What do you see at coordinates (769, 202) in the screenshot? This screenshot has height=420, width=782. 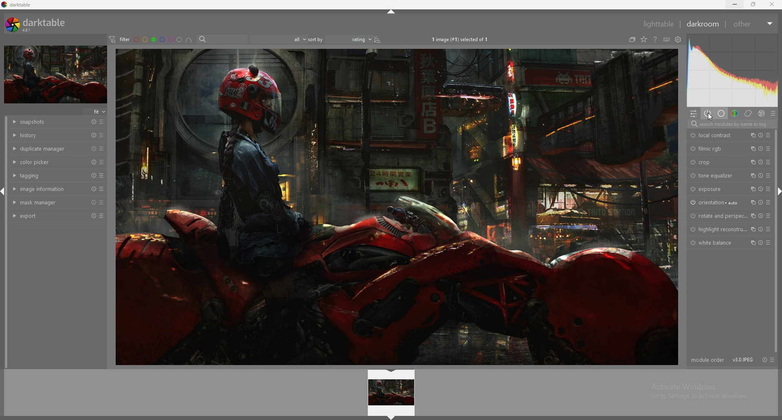 I see `presets` at bounding box center [769, 202].